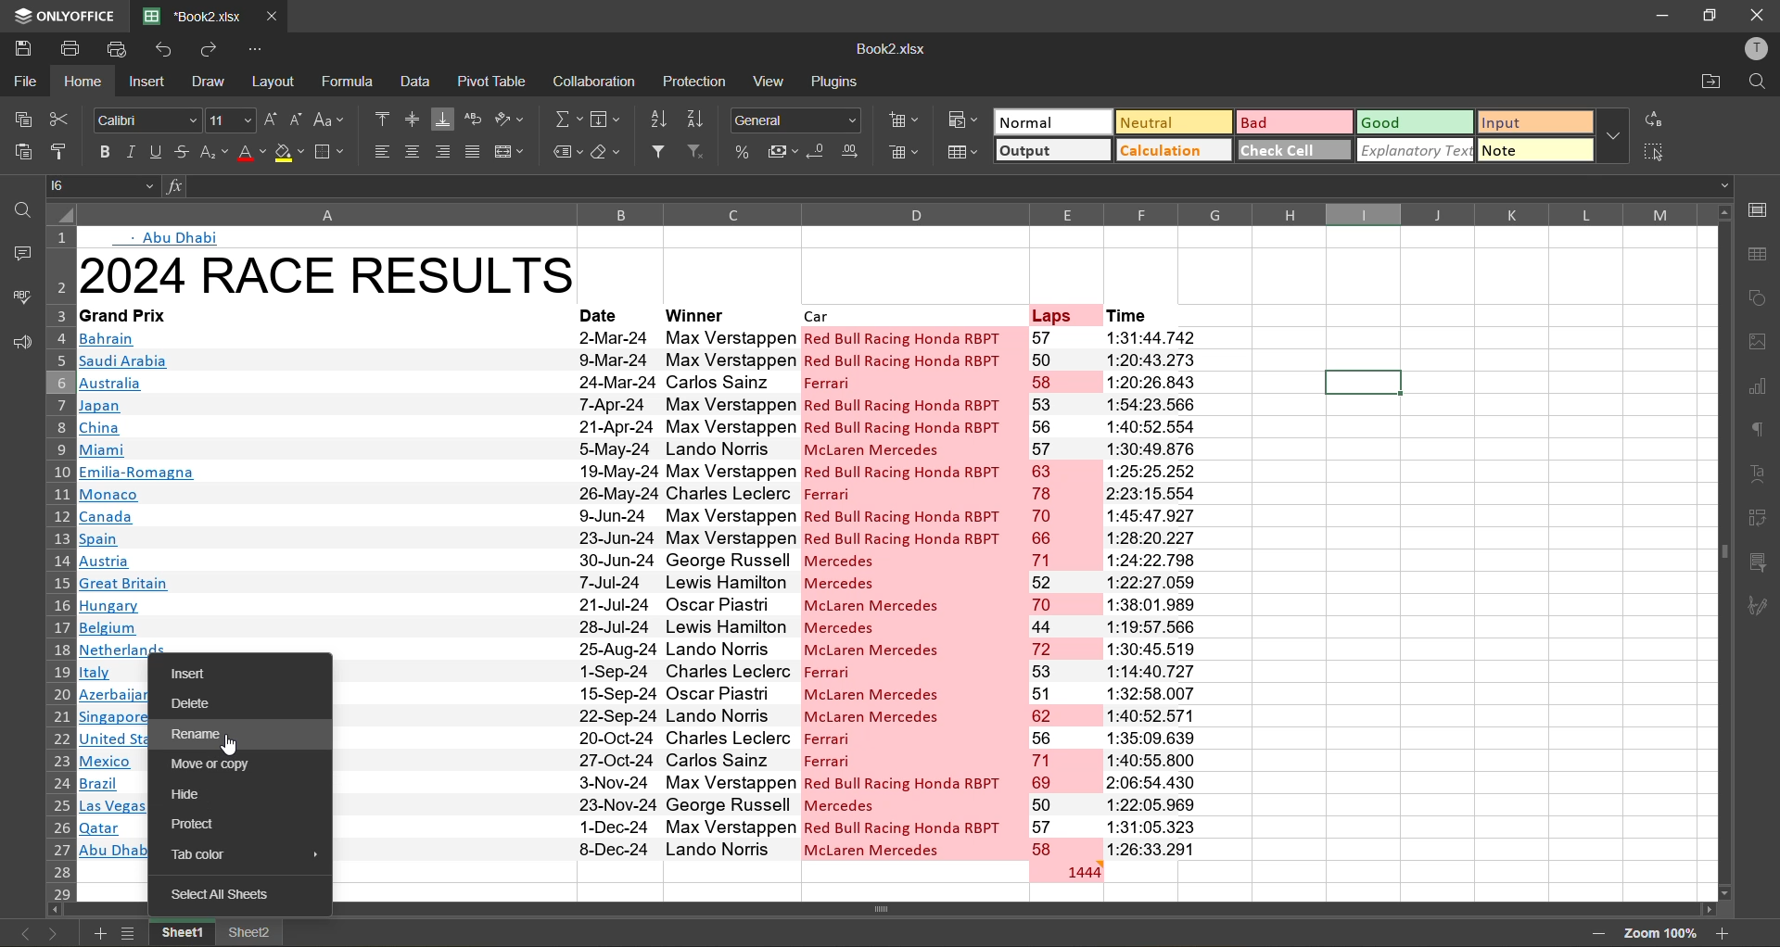 The image size is (1780, 947). I want to click on borders, so click(332, 151).